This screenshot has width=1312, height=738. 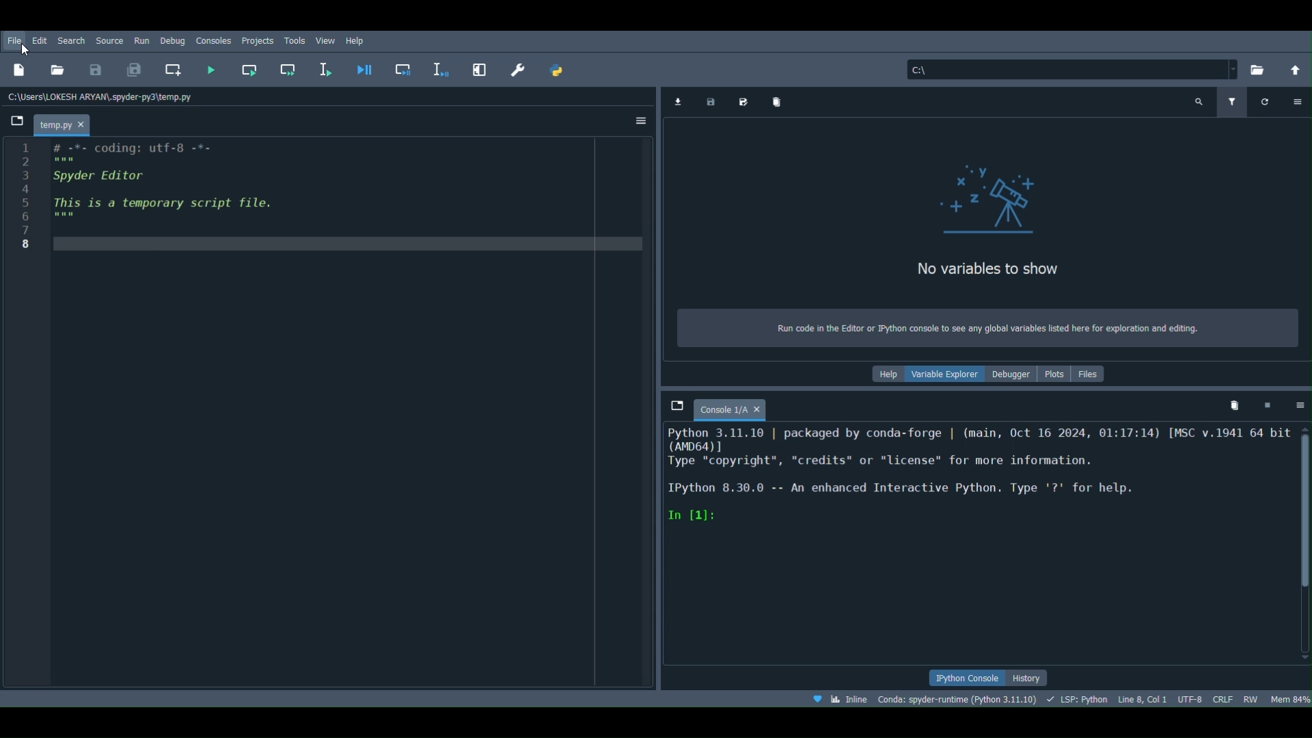 I want to click on Task, so click(x=295, y=40).